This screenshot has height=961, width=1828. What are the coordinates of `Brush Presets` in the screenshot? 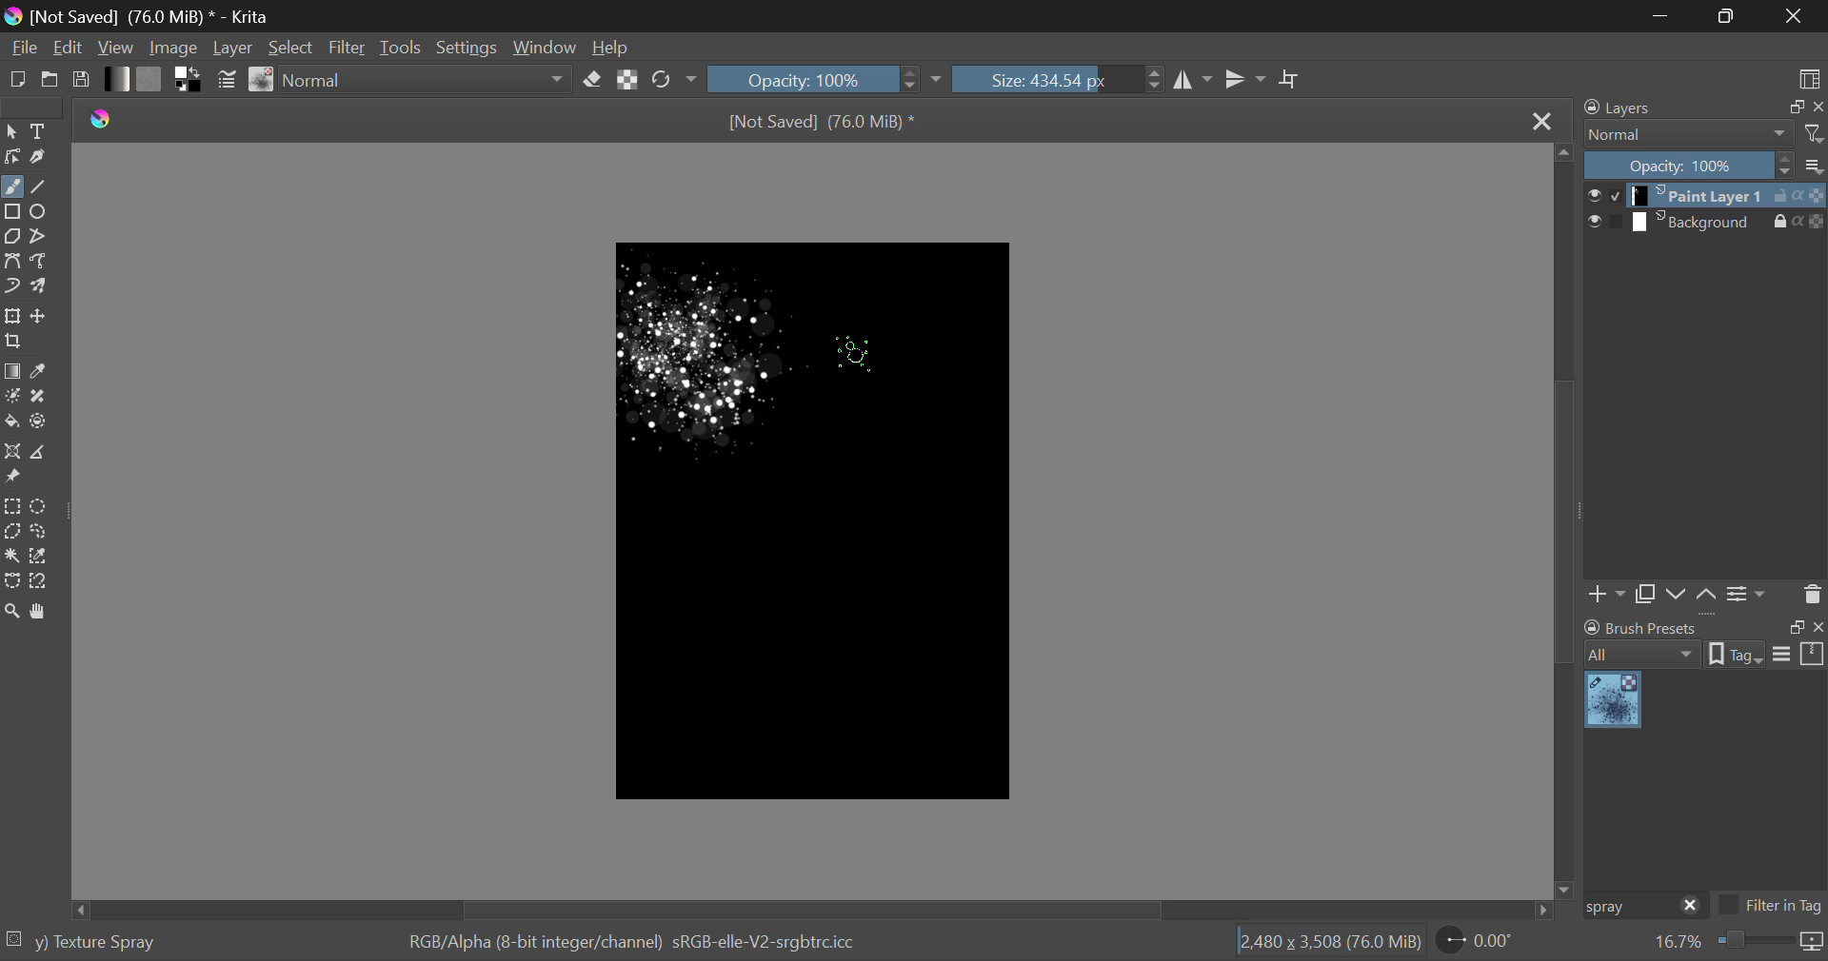 It's located at (263, 80).